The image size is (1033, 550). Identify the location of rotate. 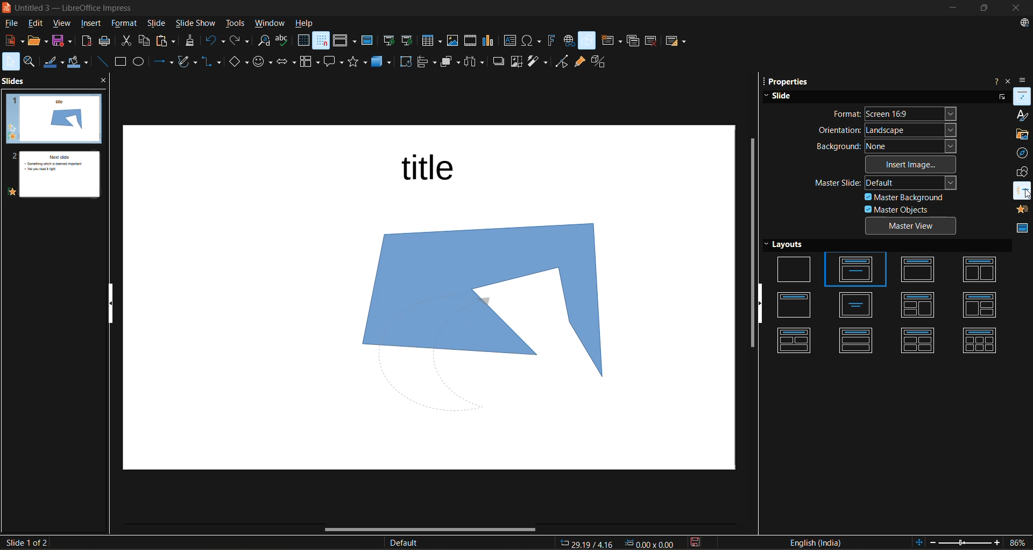
(407, 62).